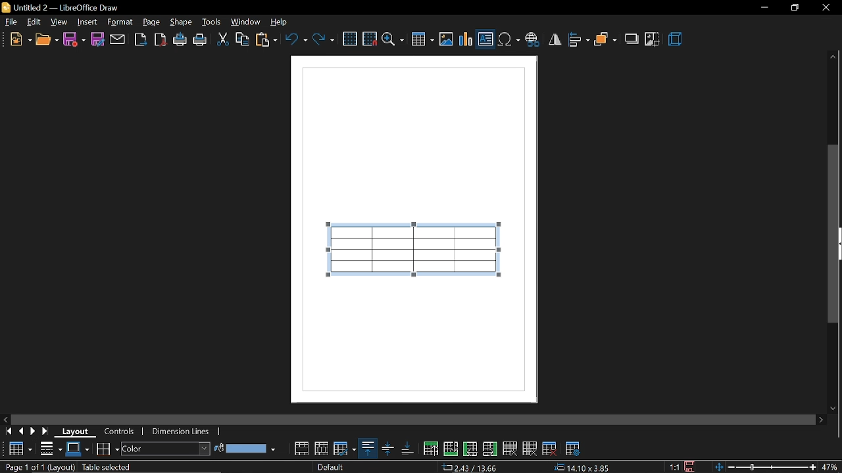 The height and width of the screenshot is (473, 842). Describe the element at coordinates (267, 39) in the screenshot. I see `paste` at that location.